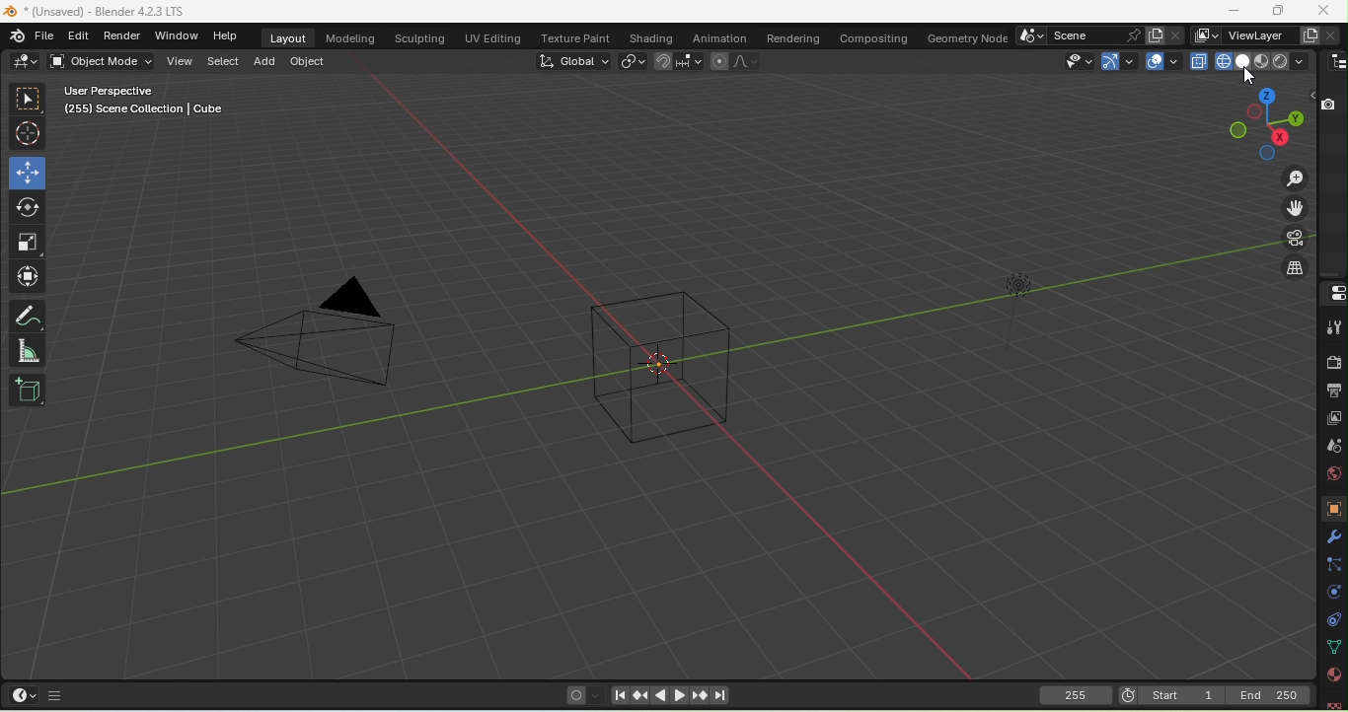  Describe the element at coordinates (1295, 119) in the screenshot. I see `Rotate the view` at that location.